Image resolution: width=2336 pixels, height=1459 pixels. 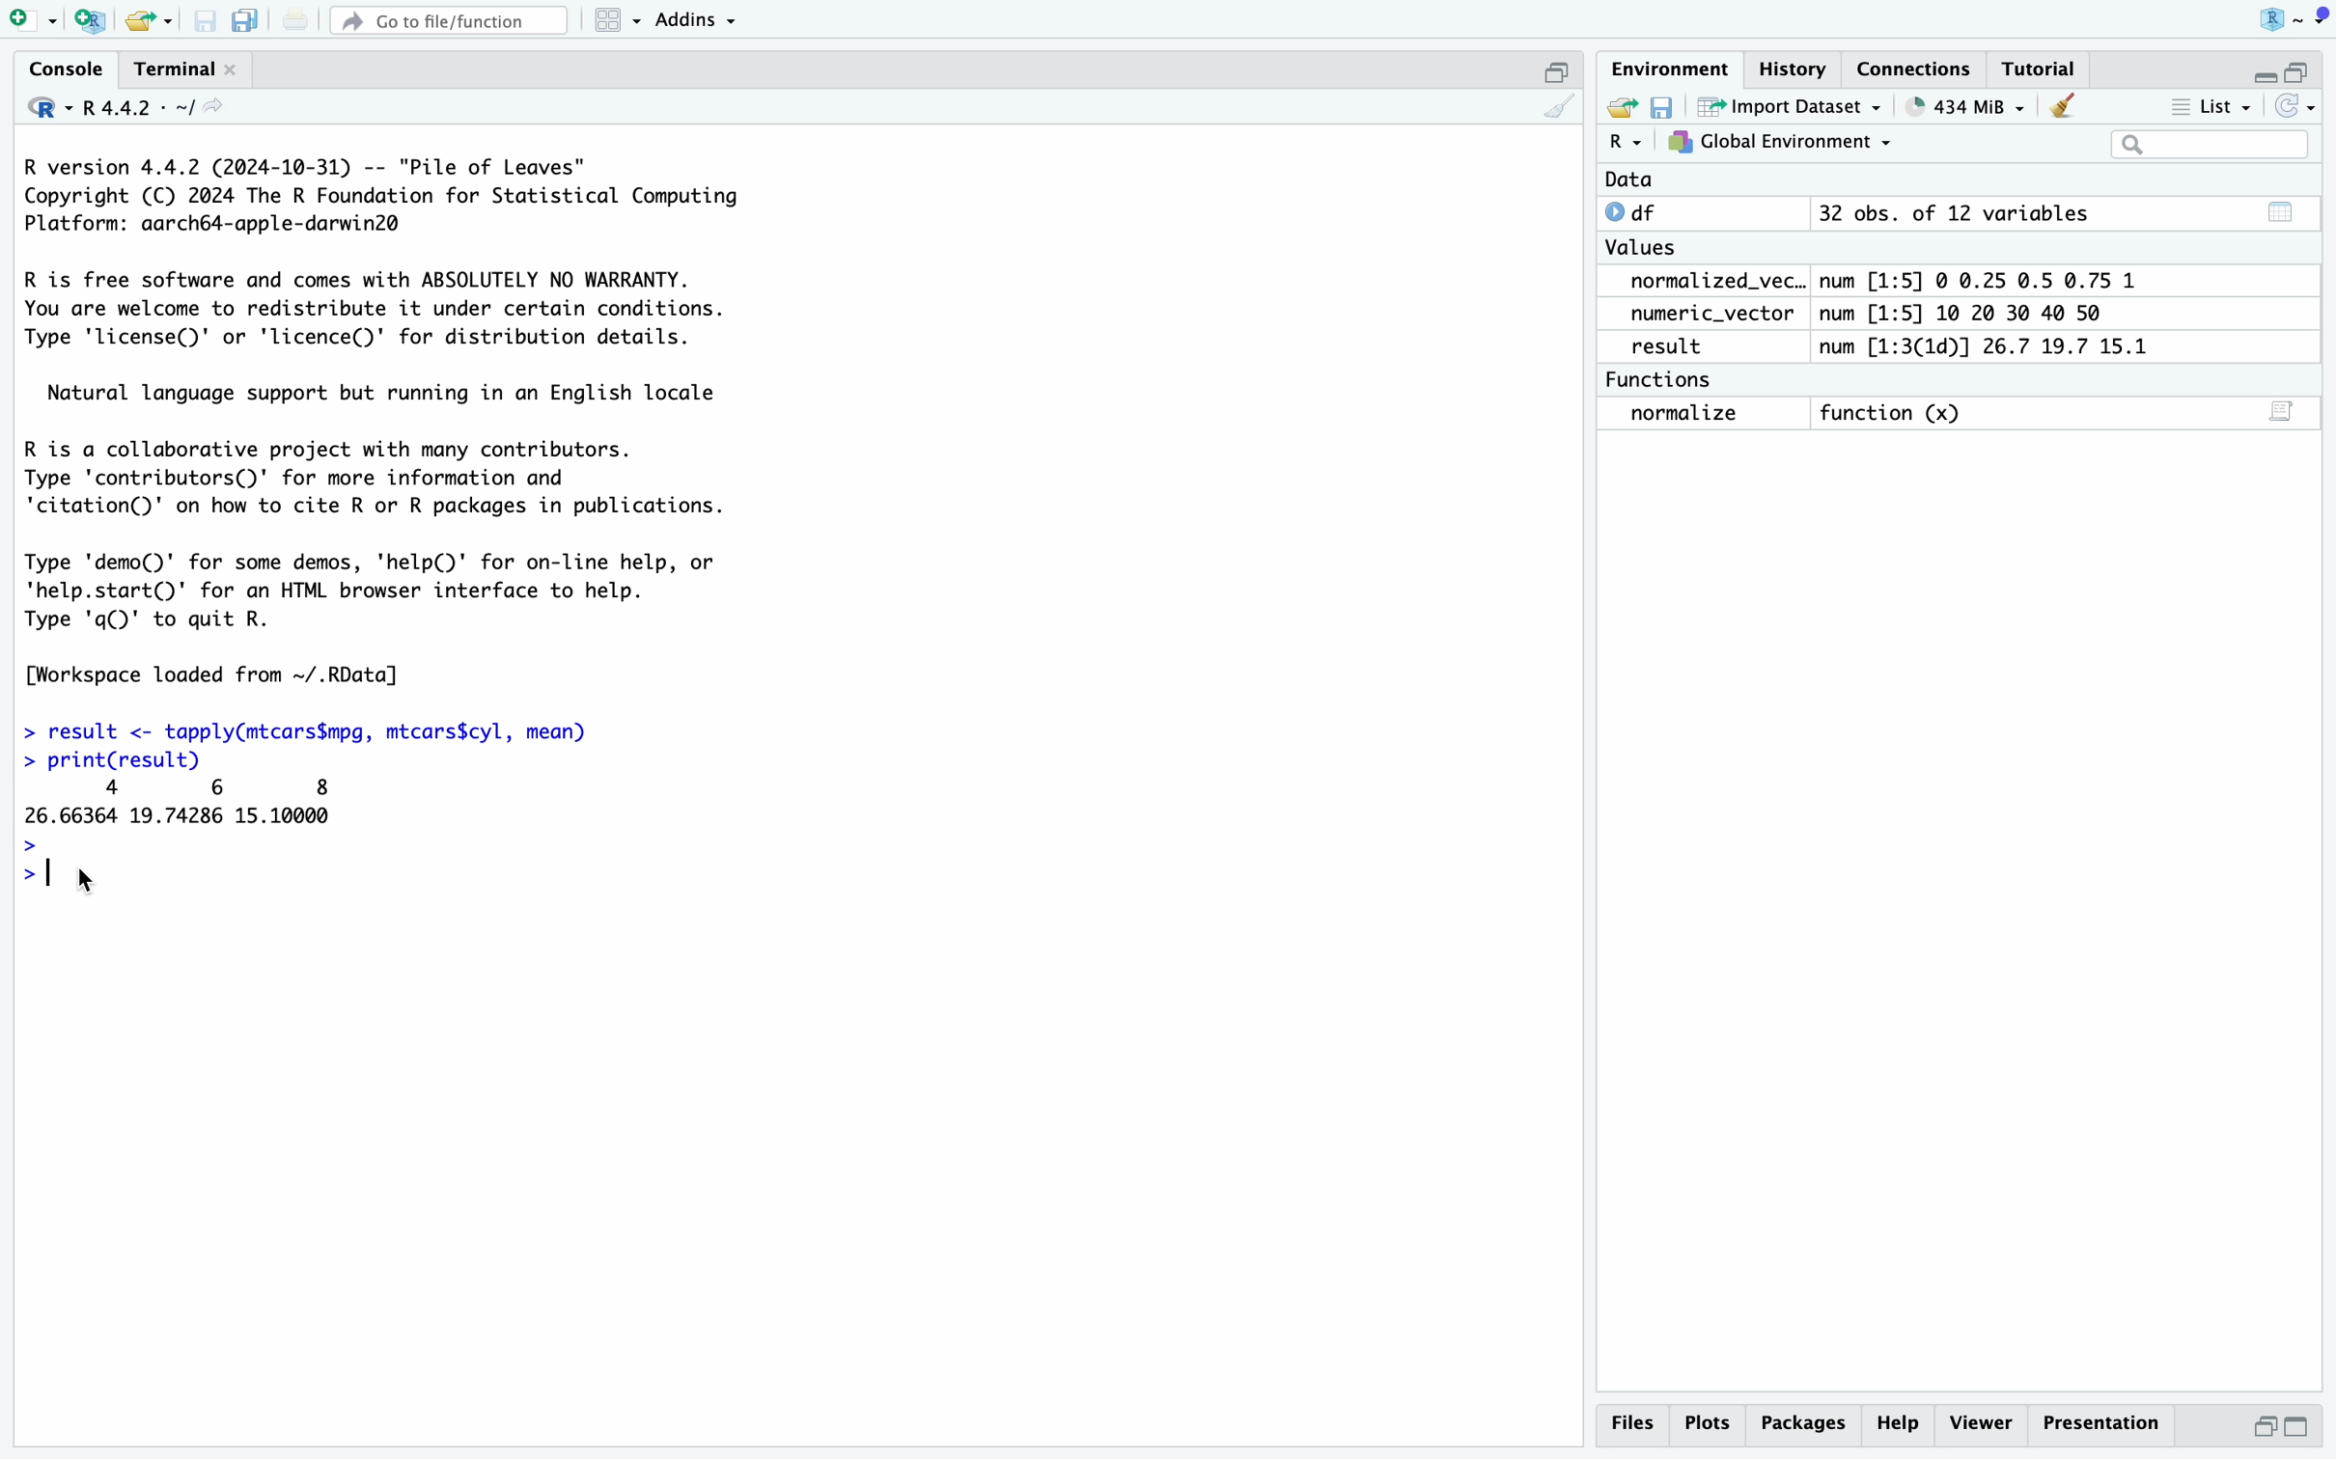 What do you see at coordinates (66, 67) in the screenshot?
I see `Console` at bounding box center [66, 67].